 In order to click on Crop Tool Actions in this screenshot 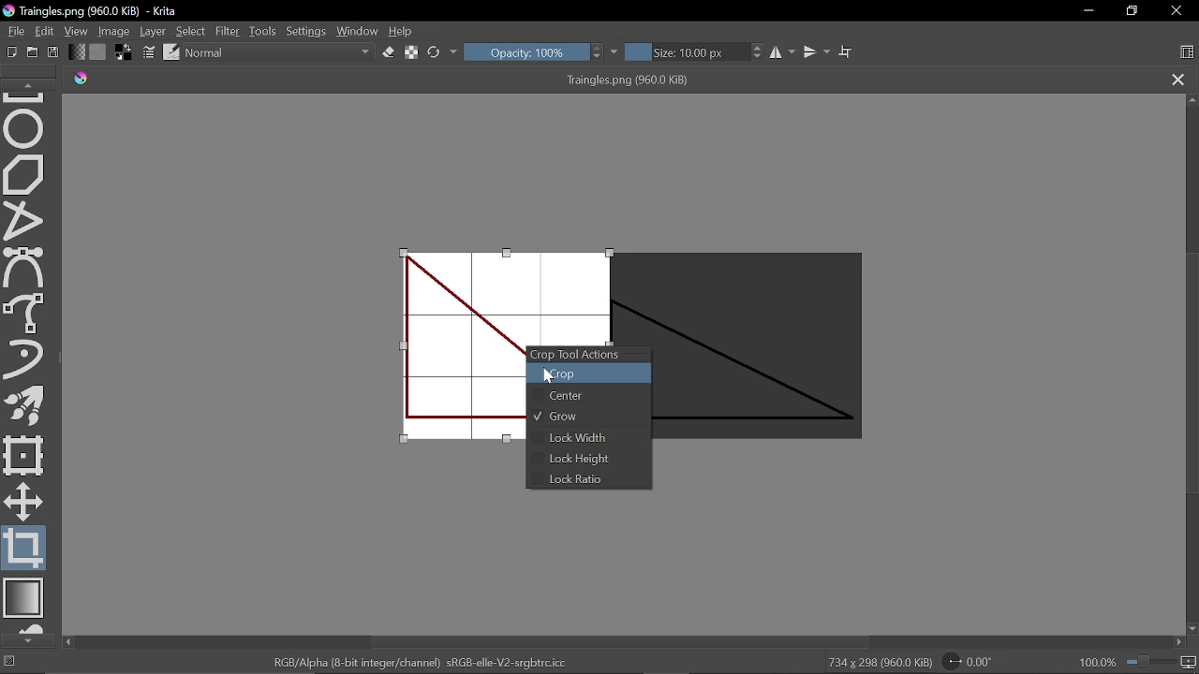, I will do `click(586, 354)`.